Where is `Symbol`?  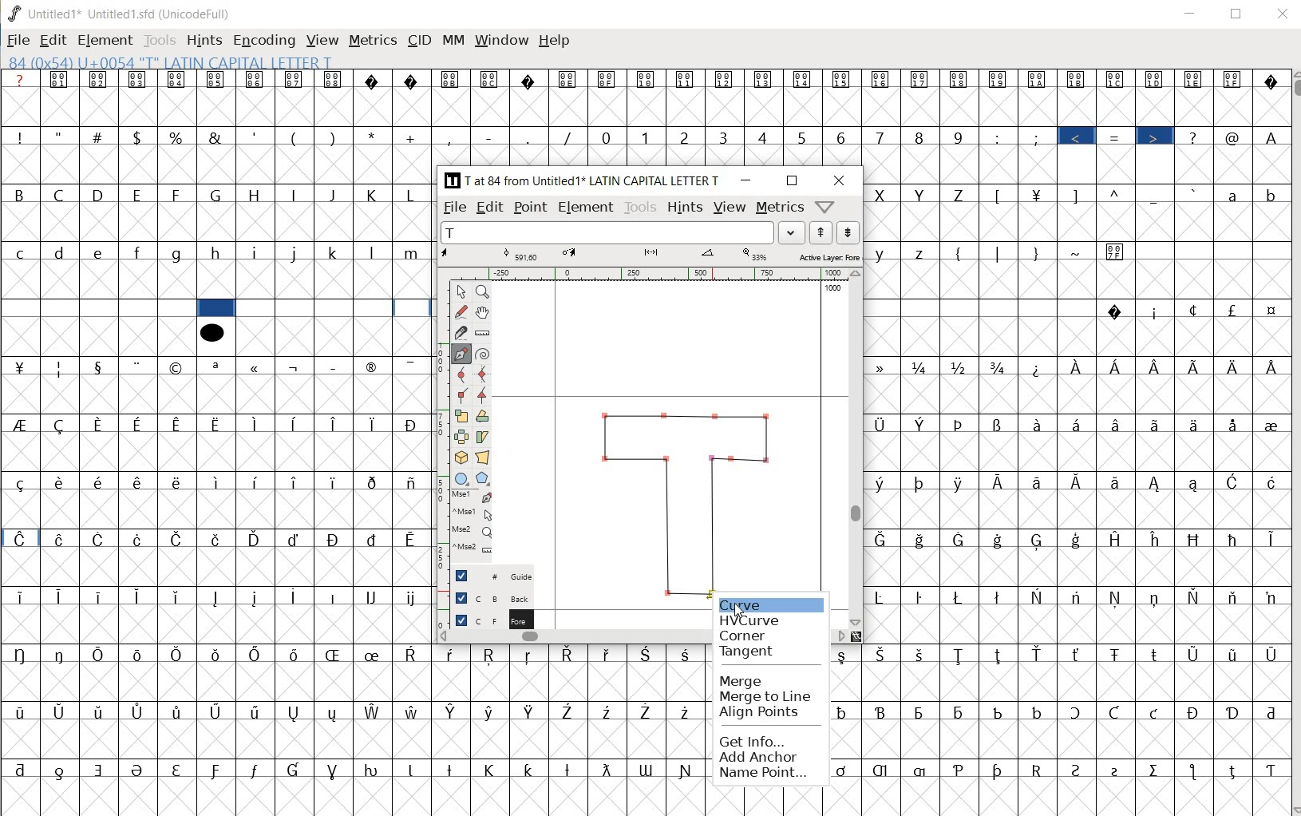 Symbol is located at coordinates (1156, 424).